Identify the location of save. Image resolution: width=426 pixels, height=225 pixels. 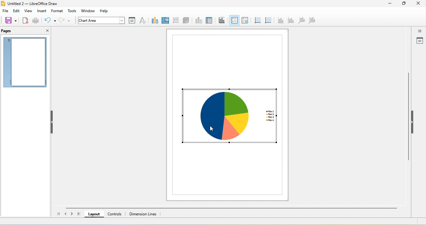
(11, 20).